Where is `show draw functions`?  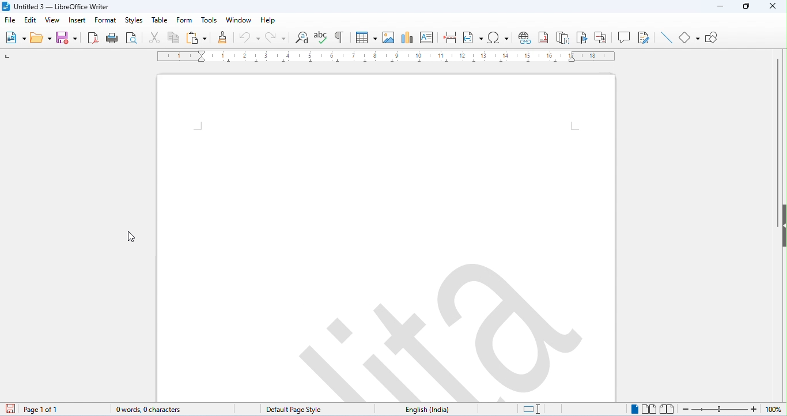
show draw functions is located at coordinates (712, 39).